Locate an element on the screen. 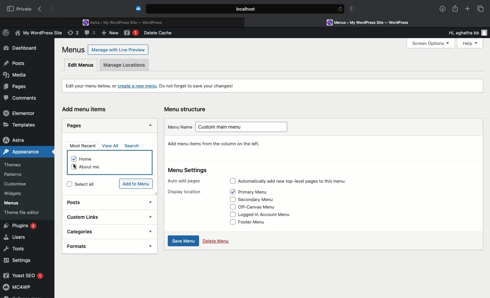 The width and height of the screenshot is (490, 298). Check box is located at coordinates (231, 200).